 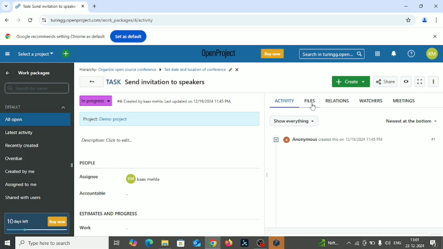 What do you see at coordinates (409, 20) in the screenshot?
I see `Bookmark this tab` at bounding box center [409, 20].